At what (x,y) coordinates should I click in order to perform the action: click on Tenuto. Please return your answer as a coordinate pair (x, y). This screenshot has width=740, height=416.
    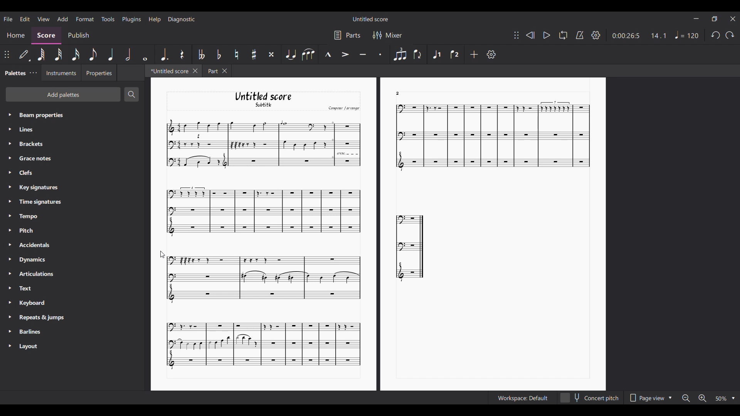
    Looking at the image, I should click on (362, 55).